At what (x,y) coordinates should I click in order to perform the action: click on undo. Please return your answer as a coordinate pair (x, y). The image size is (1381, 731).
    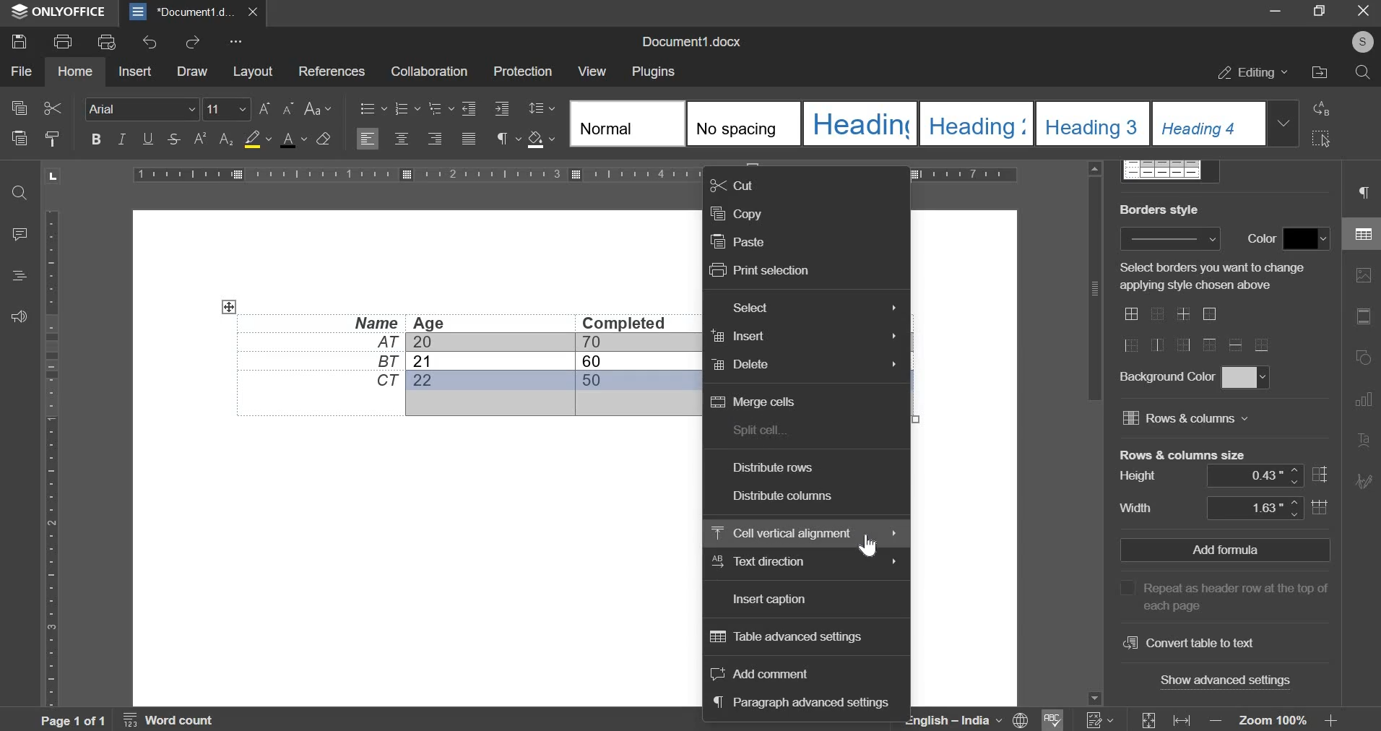
    Looking at the image, I should click on (147, 42).